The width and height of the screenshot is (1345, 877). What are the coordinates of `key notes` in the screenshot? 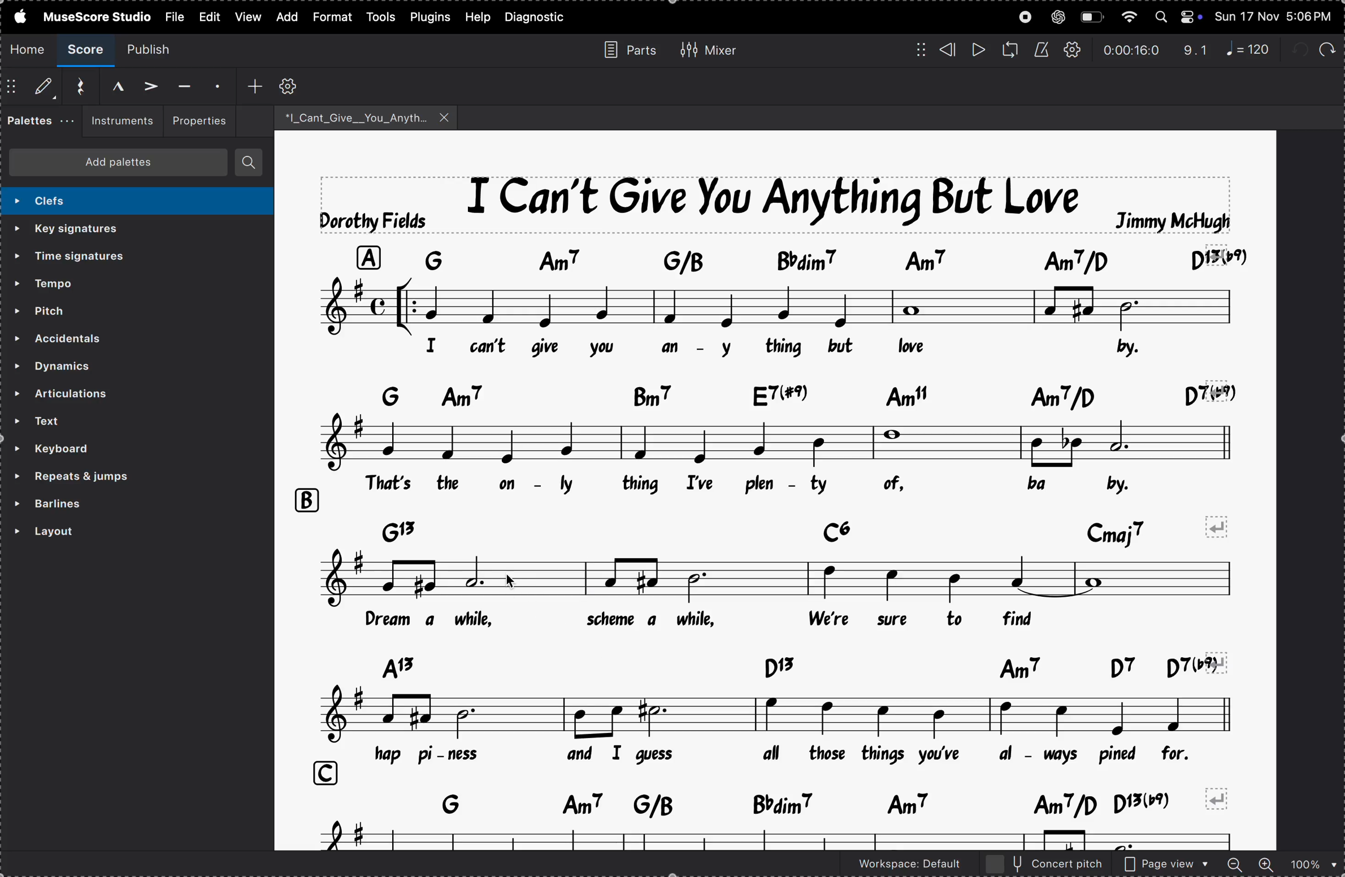 It's located at (783, 666).